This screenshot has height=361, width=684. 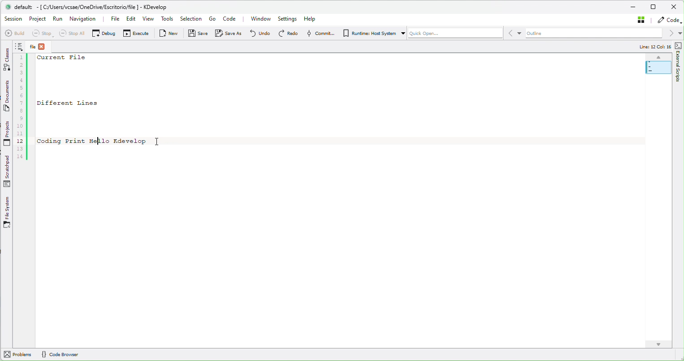 I want to click on Maximize, so click(x=655, y=8).